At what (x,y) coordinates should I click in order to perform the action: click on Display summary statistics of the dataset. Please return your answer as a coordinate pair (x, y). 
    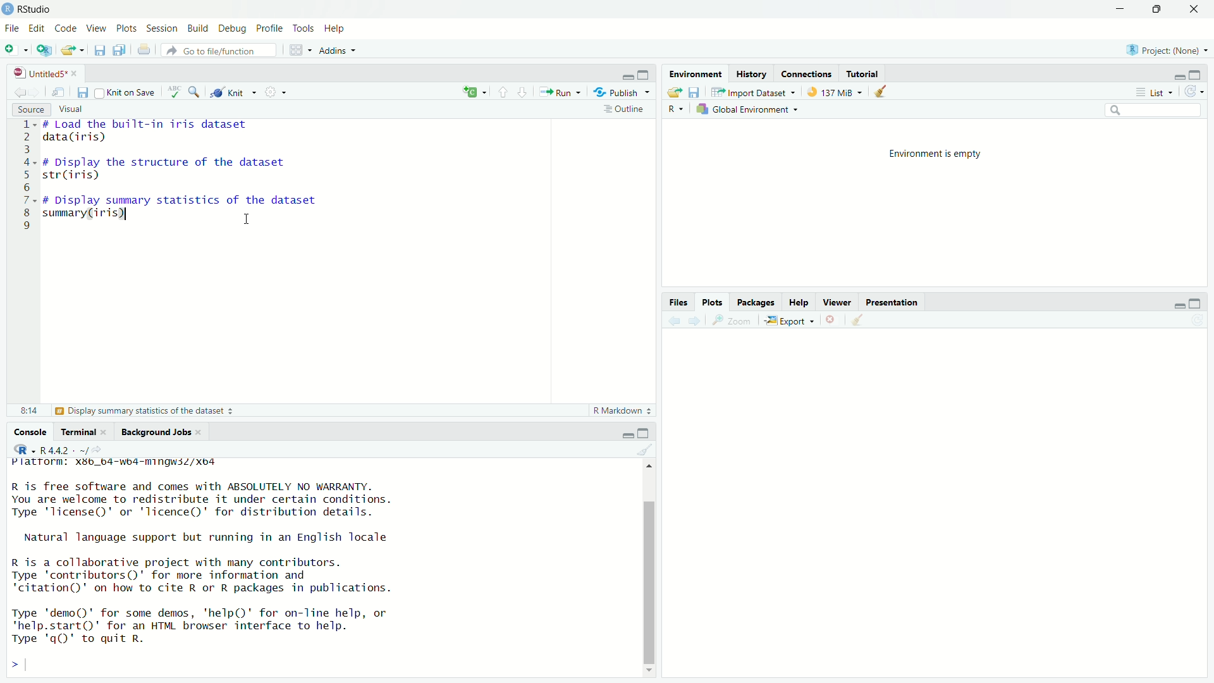
    Looking at the image, I should click on (144, 410).